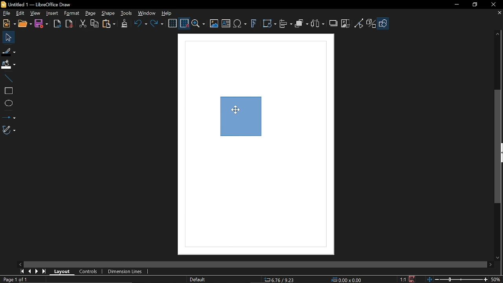 The image size is (503, 283). I want to click on Ellipse, so click(8, 103).